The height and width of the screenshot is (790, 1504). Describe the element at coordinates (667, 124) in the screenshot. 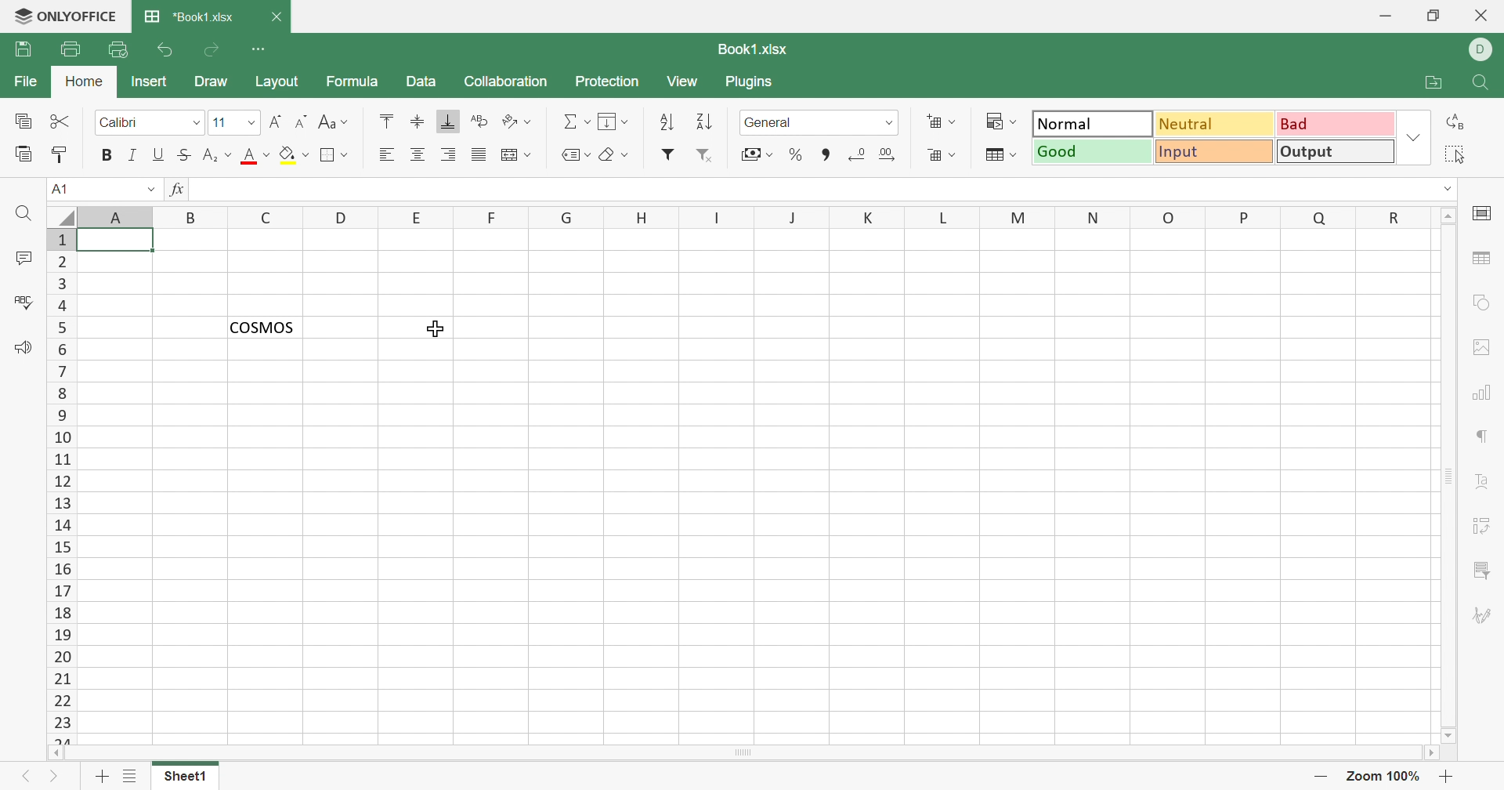

I see `Sort ascending` at that location.